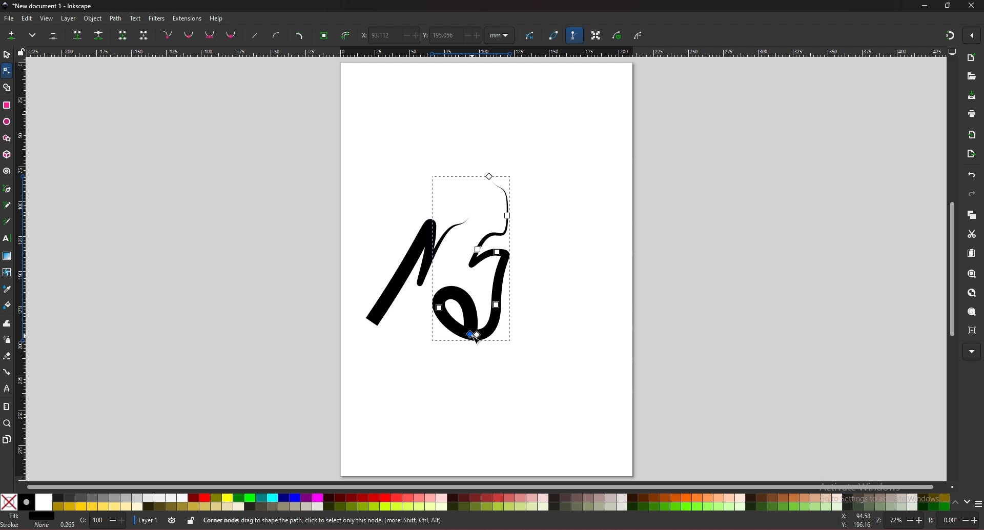 Image resolution: width=984 pixels, height=530 pixels. I want to click on text, so click(135, 18).